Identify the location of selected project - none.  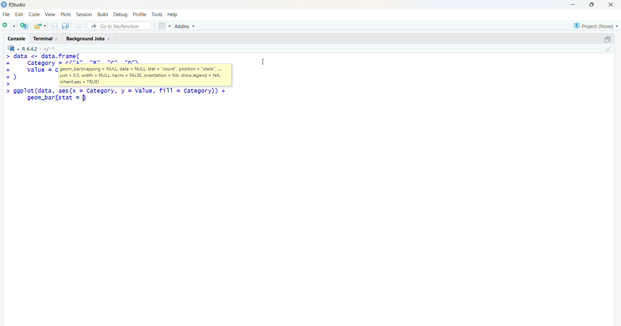
(596, 25).